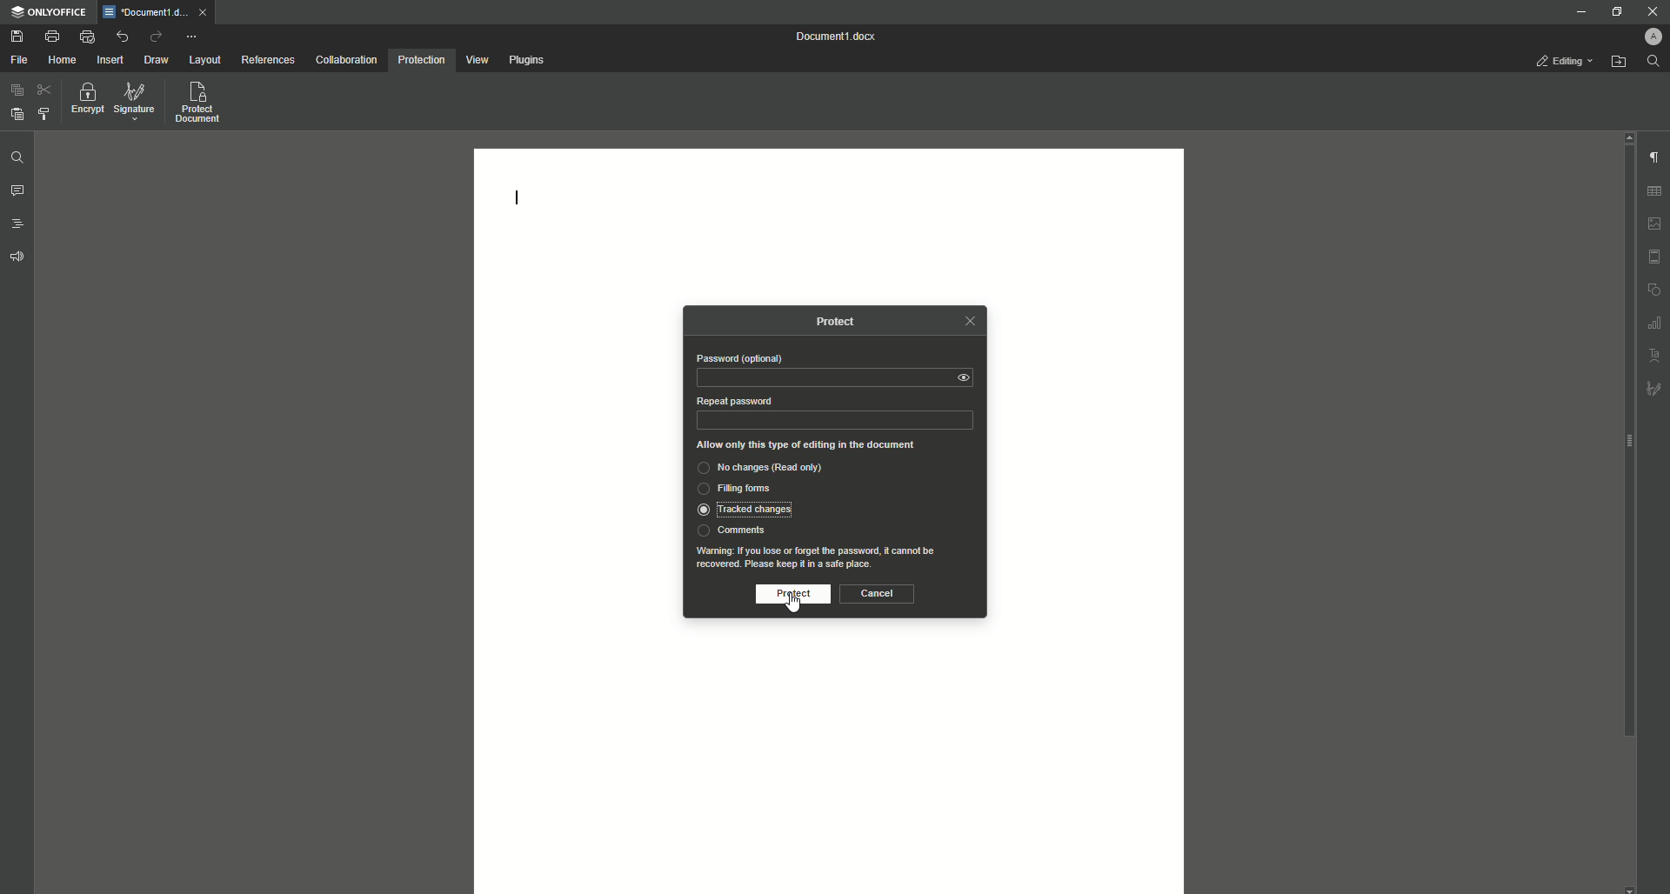 This screenshot has height=894, width=1670. What do you see at coordinates (734, 400) in the screenshot?
I see `Repeat Password` at bounding box center [734, 400].